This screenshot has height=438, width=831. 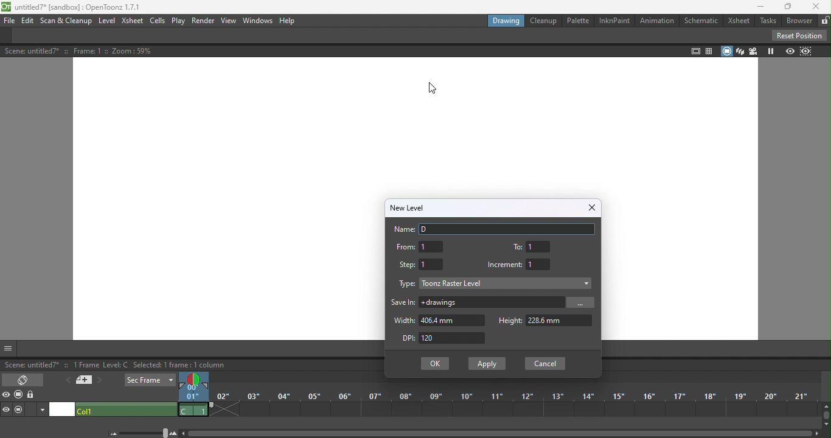 What do you see at coordinates (150, 381) in the screenshot?
I see `Sec Frame` at bounding box center [150, 381].